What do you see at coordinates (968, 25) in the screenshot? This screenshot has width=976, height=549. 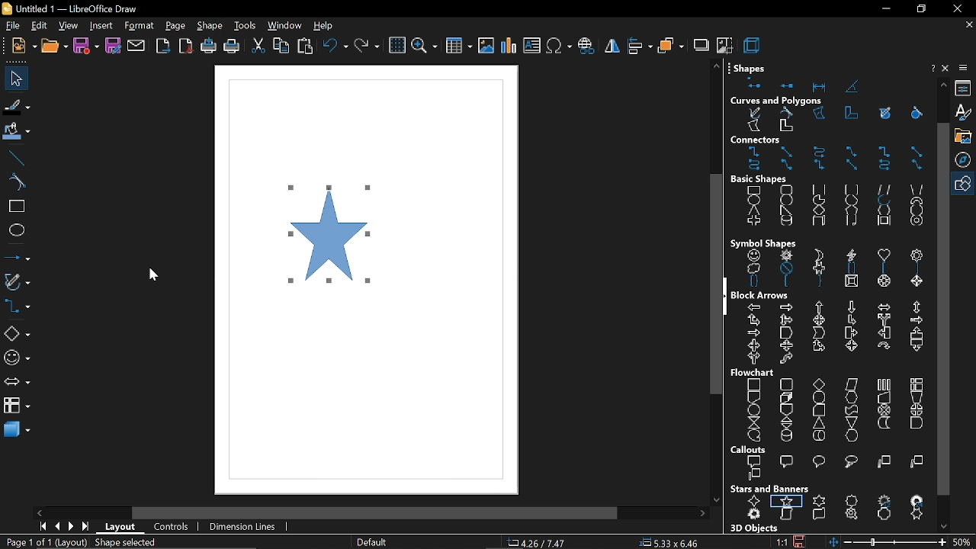 I see `close tab` at bounding box center [968, 25].